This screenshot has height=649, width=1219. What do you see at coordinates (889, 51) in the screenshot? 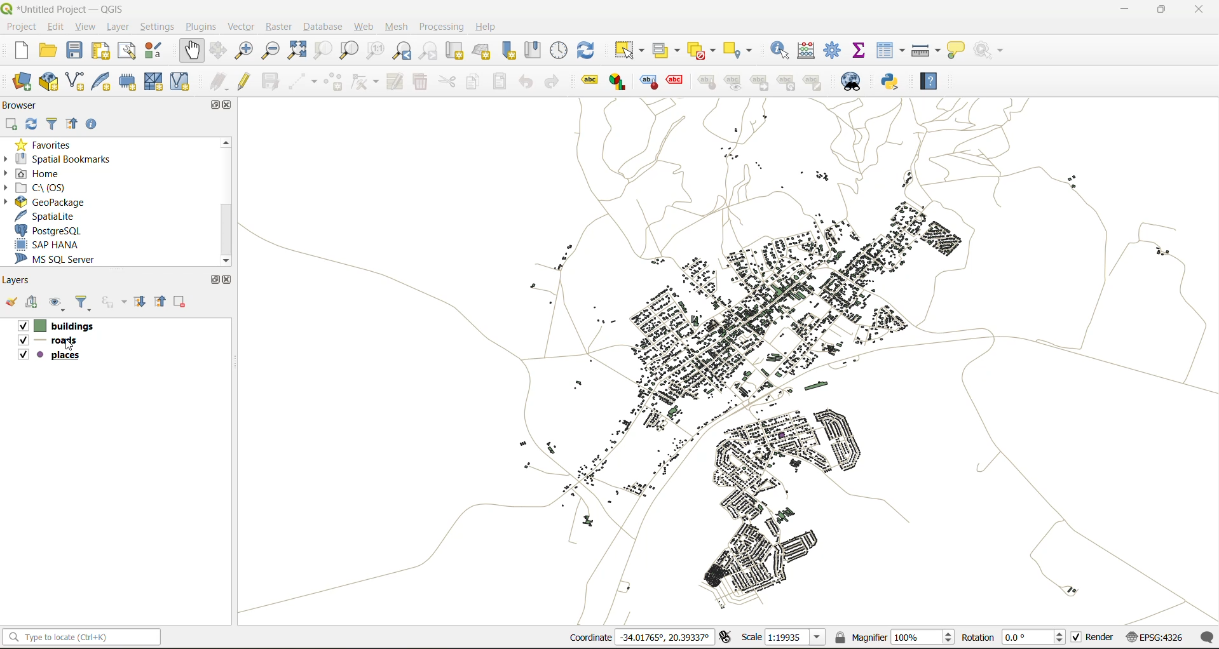
I see `attributes table` at bounding box center [889, 51].